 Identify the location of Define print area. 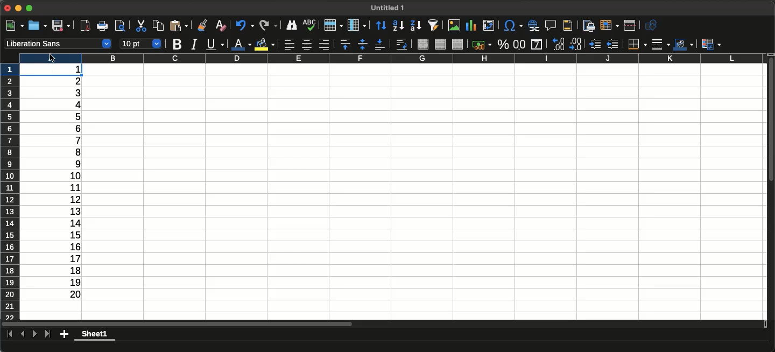
(587, 25).